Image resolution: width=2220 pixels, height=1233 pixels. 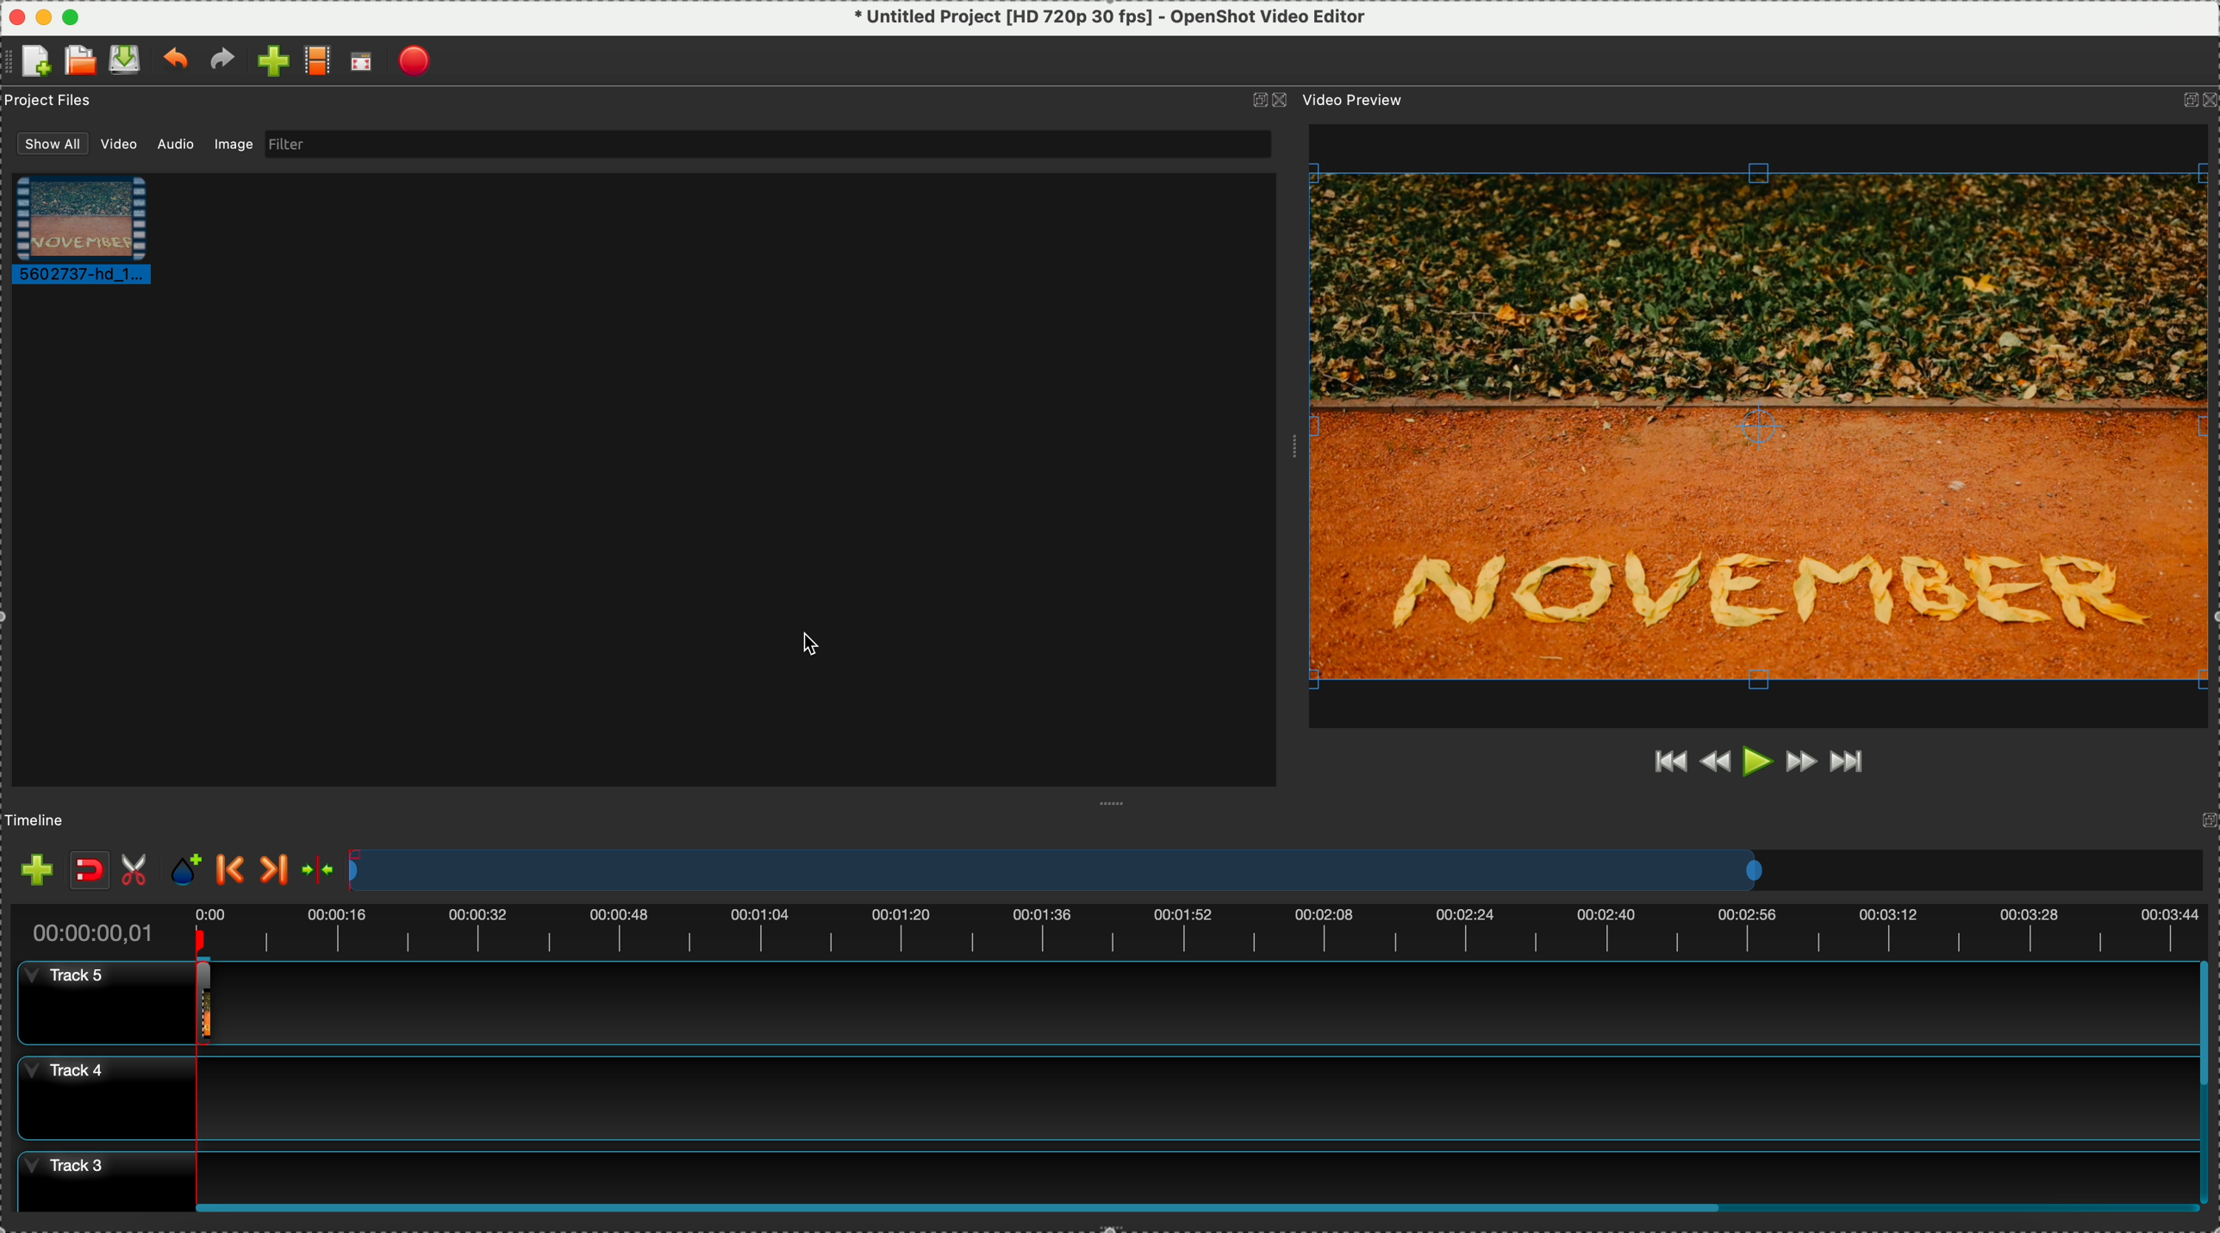 What do you see at coordinates (317, 62) in the screenshot?
I see `choose profile` at bounding box center [317, 62].